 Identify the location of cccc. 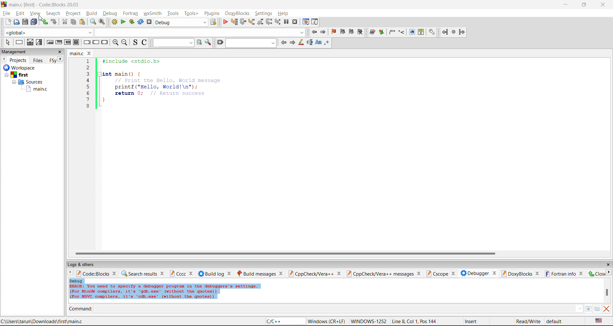
(181, 274).